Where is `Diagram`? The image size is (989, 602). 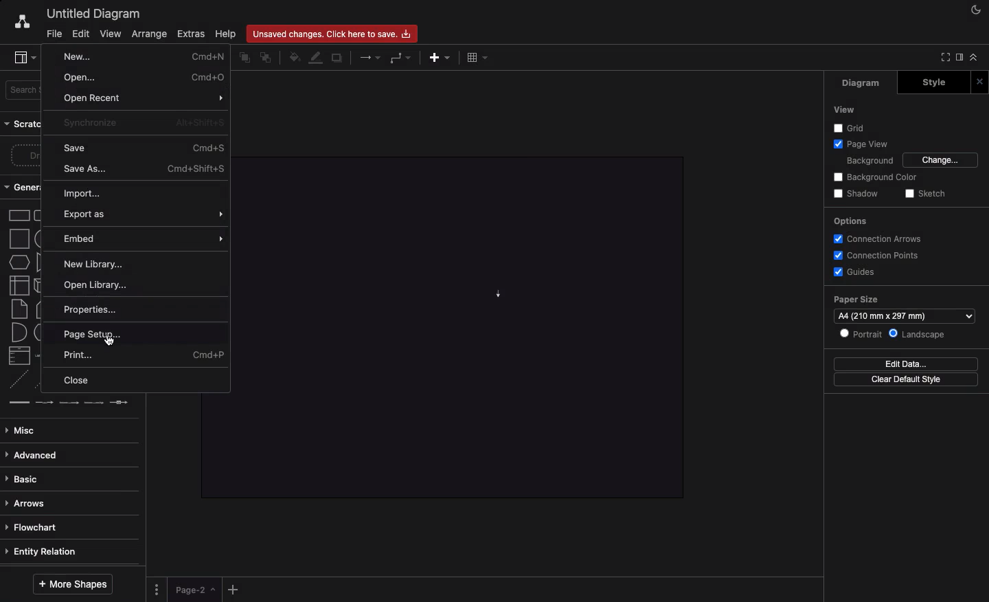
Diagram is located at coordinates (862, 83).